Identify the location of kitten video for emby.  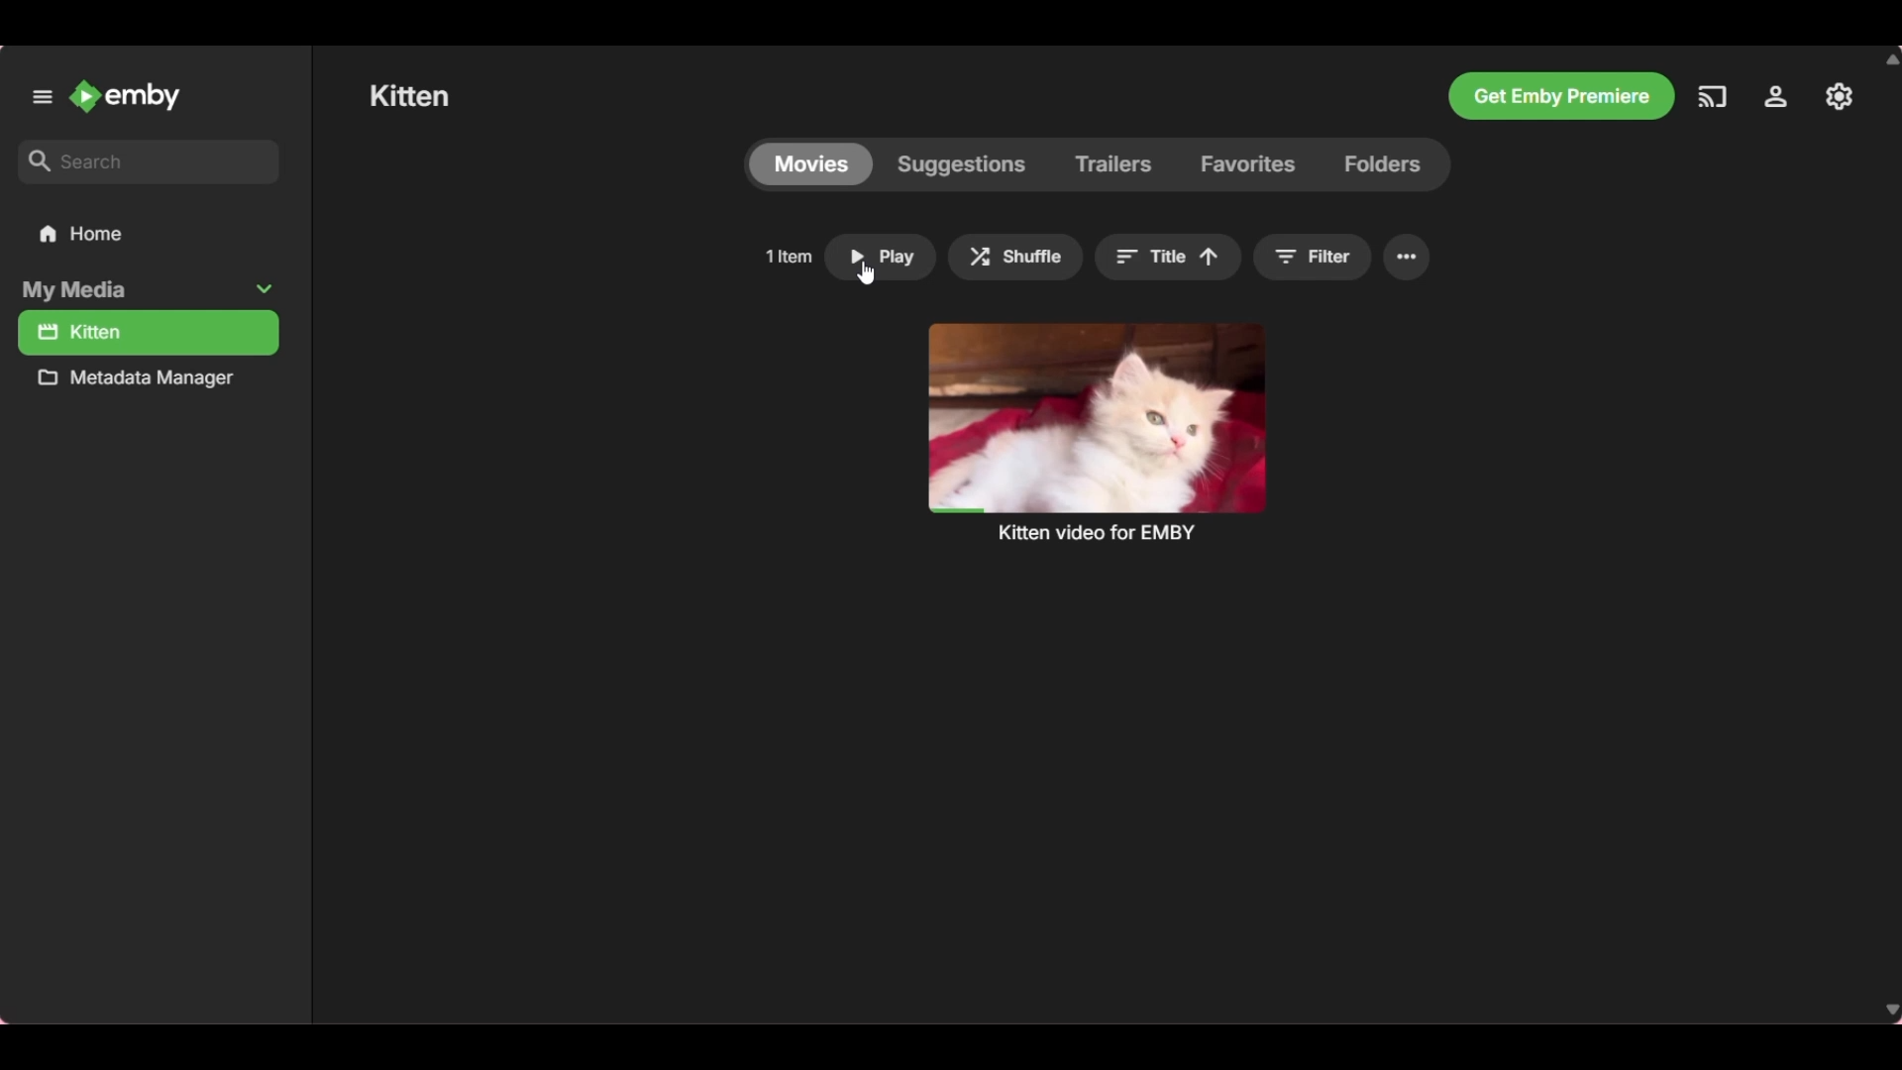
(1097, 431).